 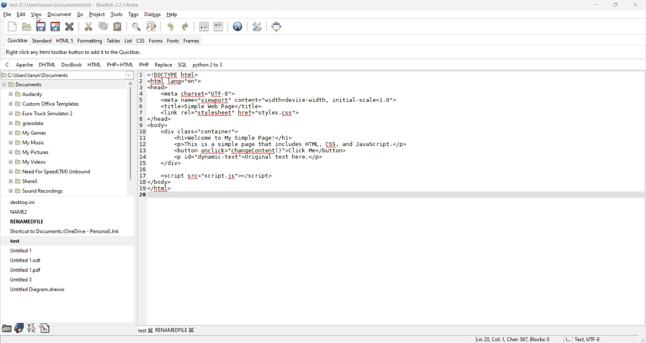 What do you see at coordinates (27, 162) in the screenshot?
I see `& 9 My Videos` at bounding box center [27, 162].